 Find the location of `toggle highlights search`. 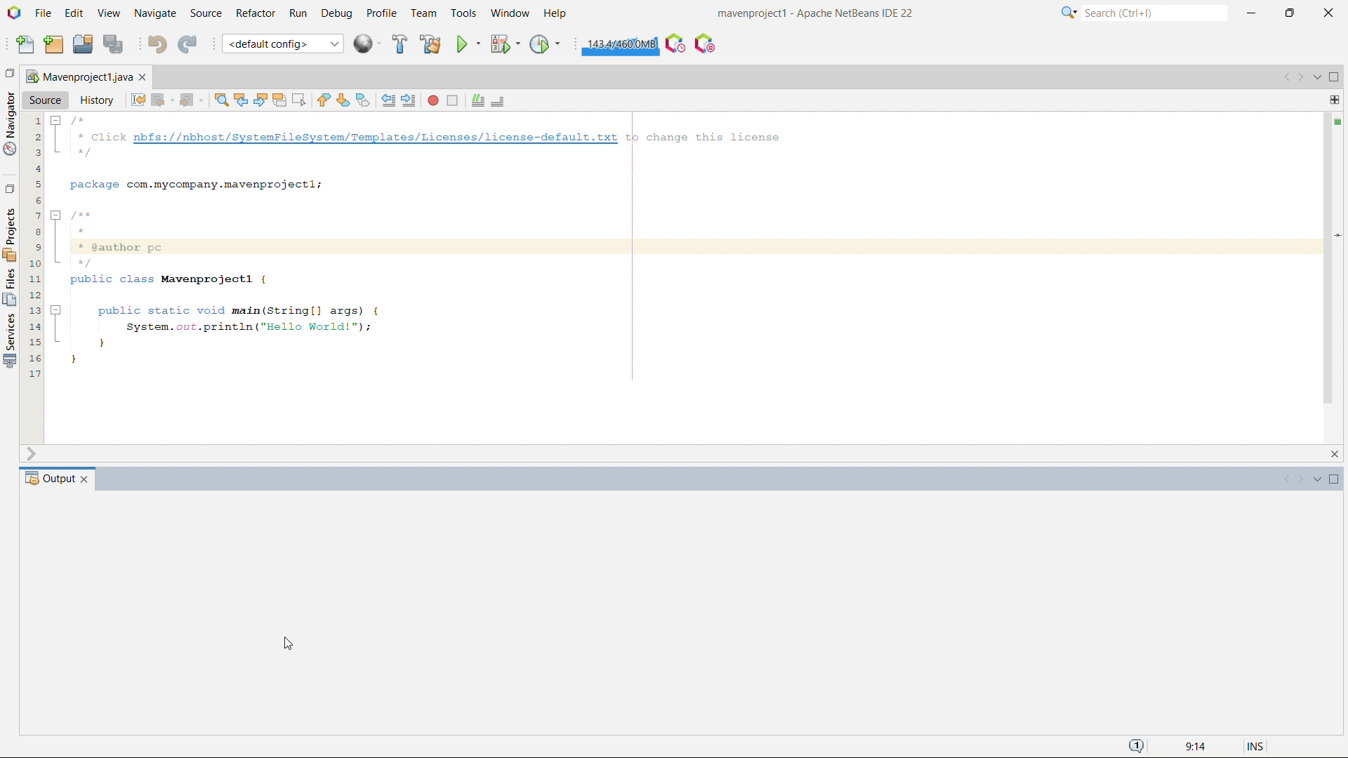

toggle highlights search is located at coordinates (279, 102).